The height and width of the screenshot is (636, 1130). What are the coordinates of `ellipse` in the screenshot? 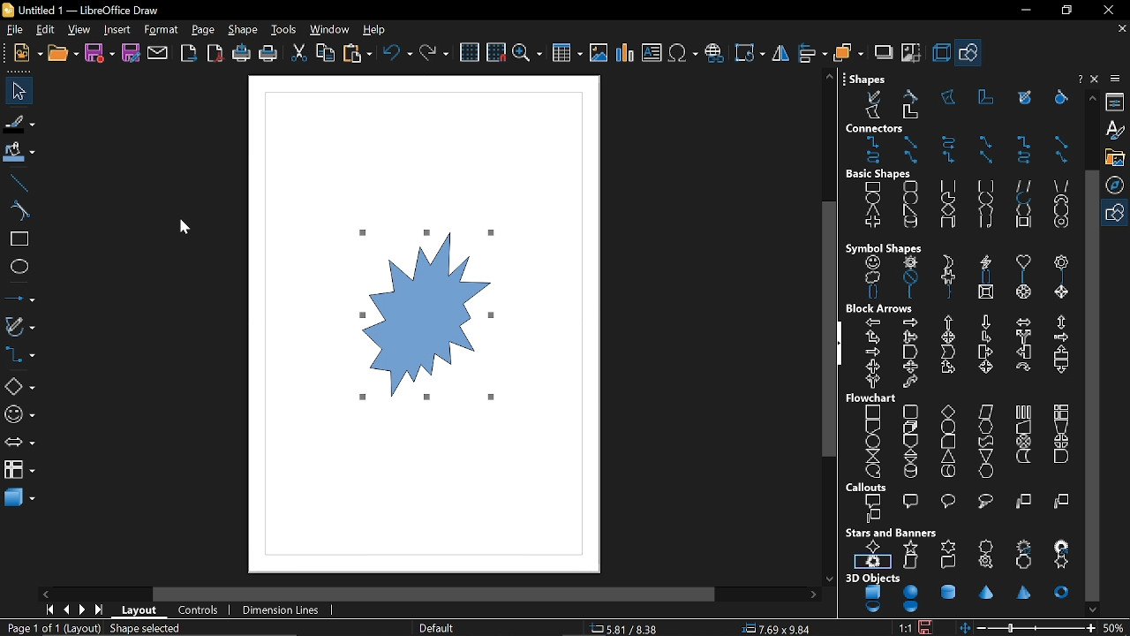 It's located at (17, 265).